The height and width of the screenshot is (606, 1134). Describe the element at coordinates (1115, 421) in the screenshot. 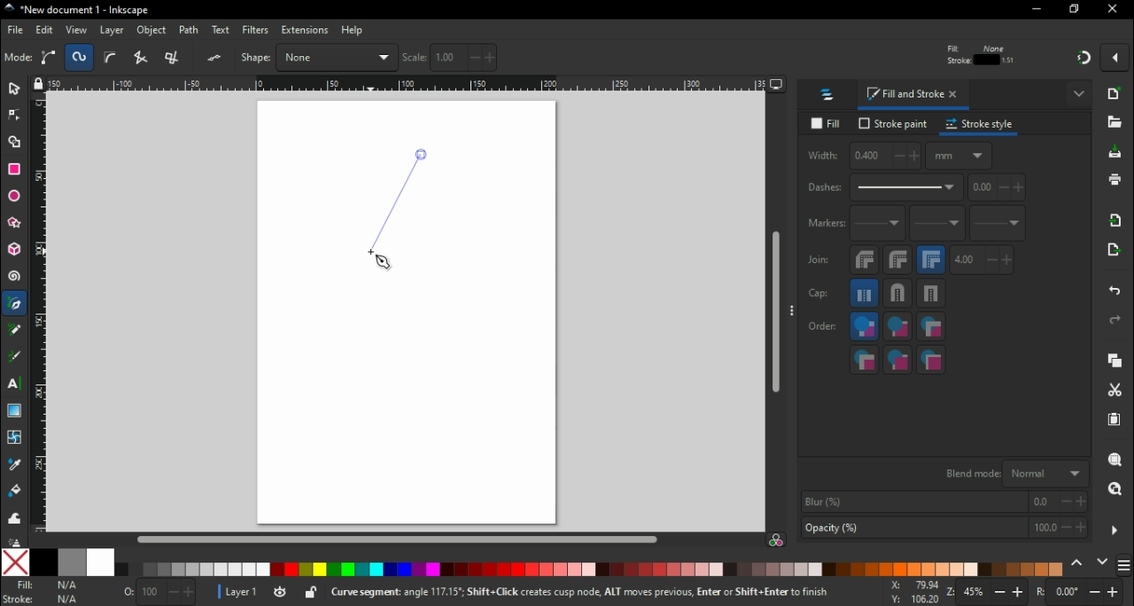

I see `paste` at that location.